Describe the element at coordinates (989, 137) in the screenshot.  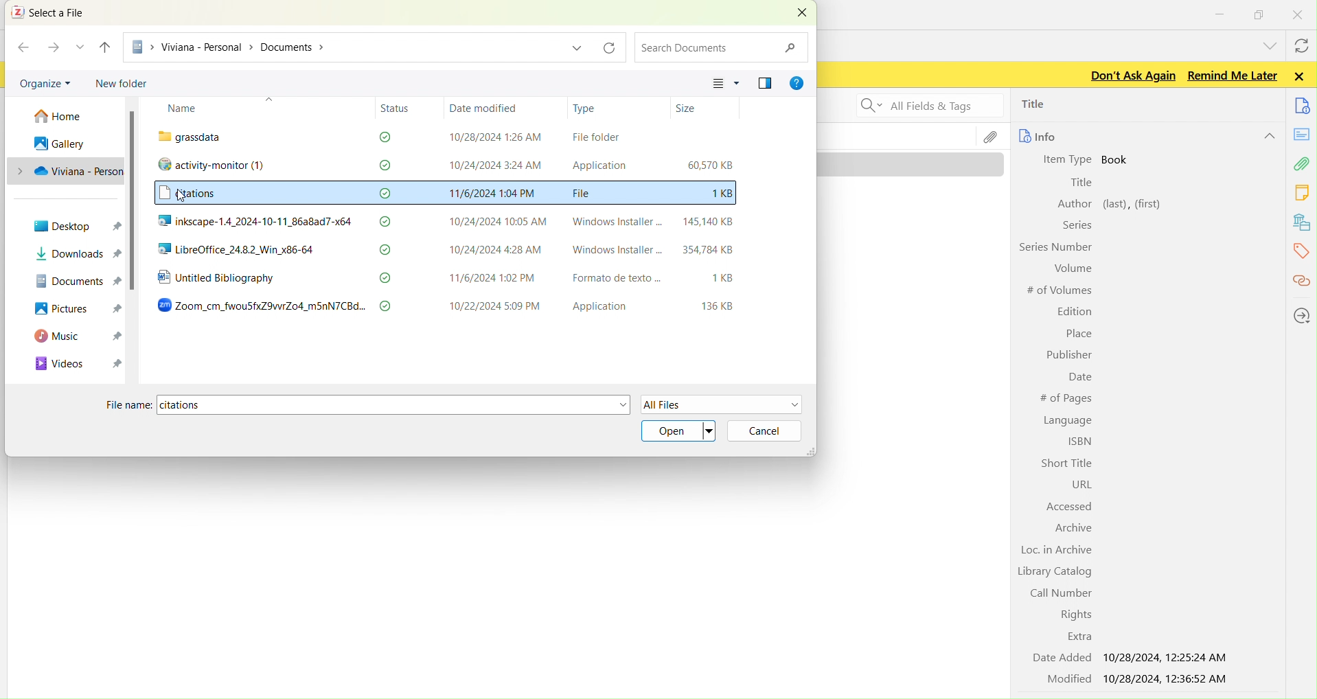
I see `file` at that location.